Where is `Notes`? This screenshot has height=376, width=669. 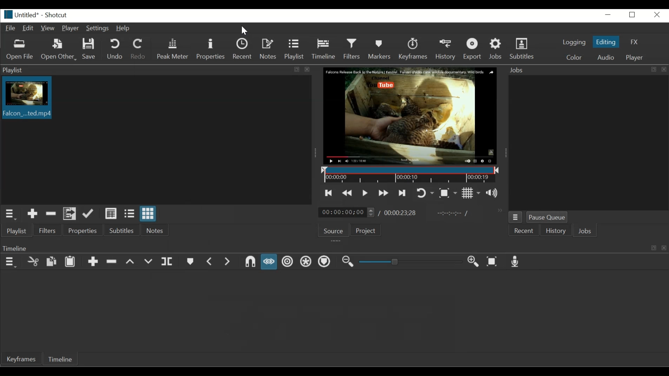
Notes is located at coordinates (154, 230).